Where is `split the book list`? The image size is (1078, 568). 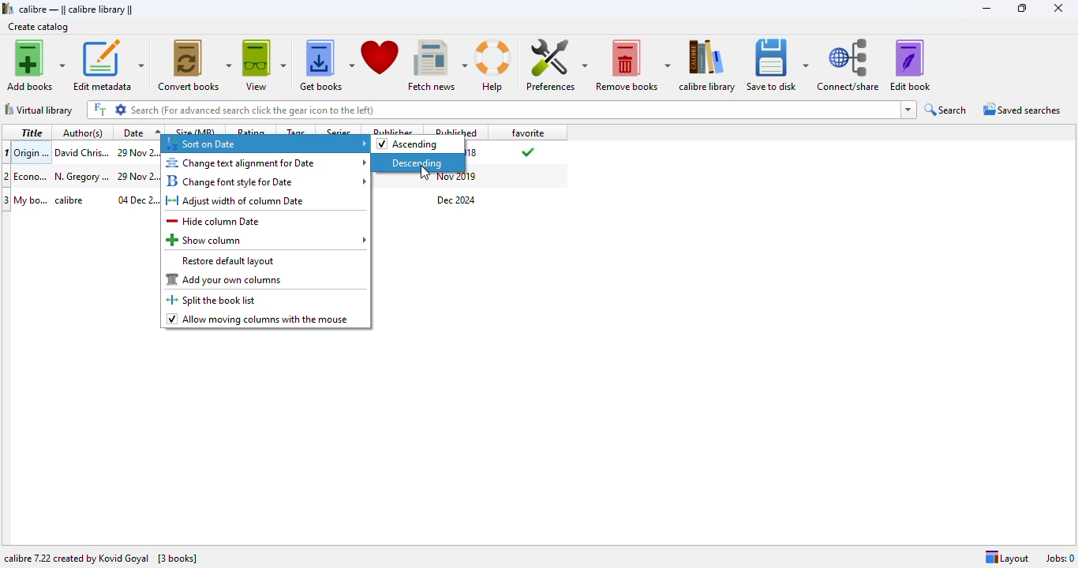
split the book list is located at coordinates (214, 300).